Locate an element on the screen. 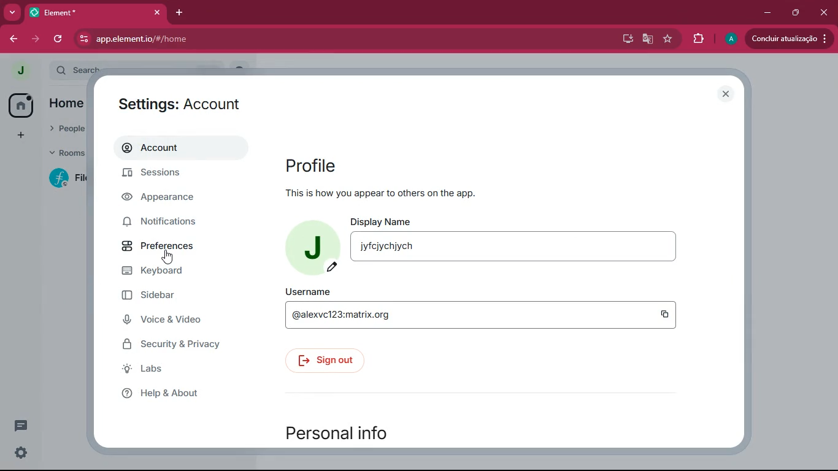  help  is located at coordinates (174, 394).